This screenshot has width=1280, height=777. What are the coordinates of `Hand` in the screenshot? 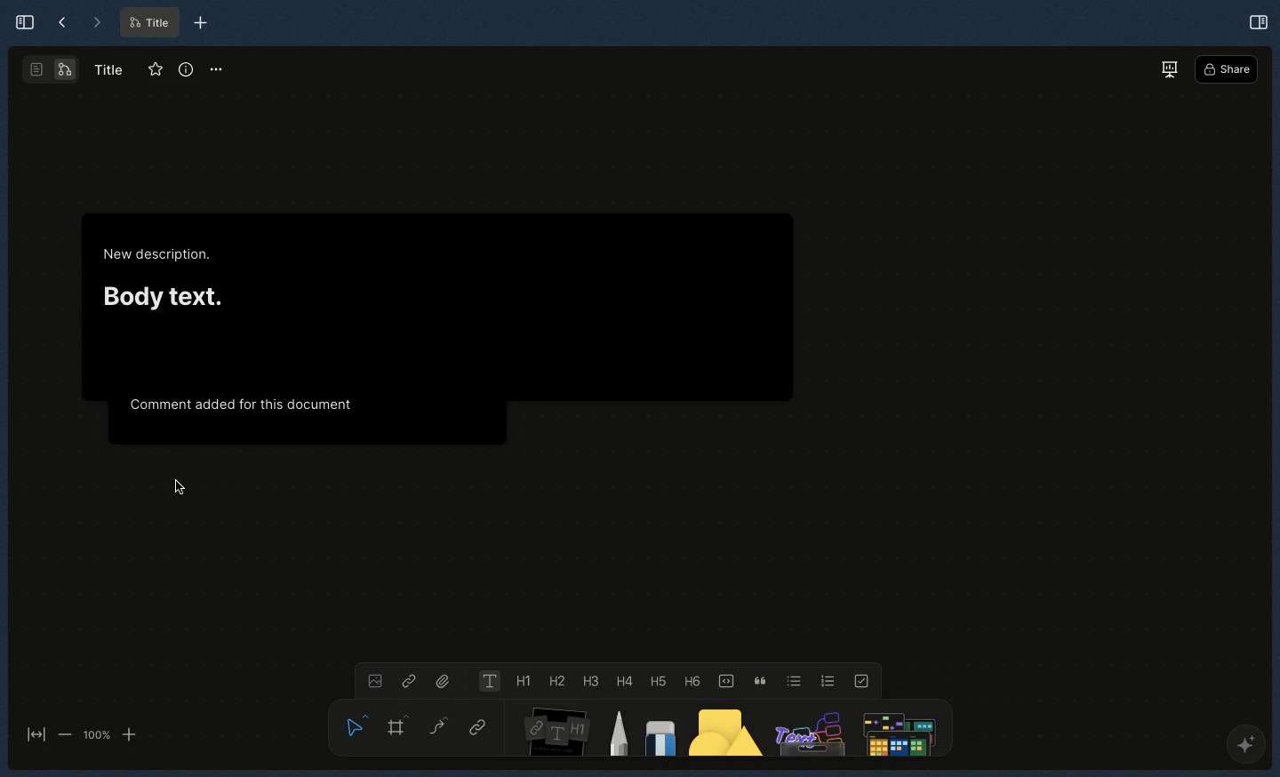 It's located at (352, 723).